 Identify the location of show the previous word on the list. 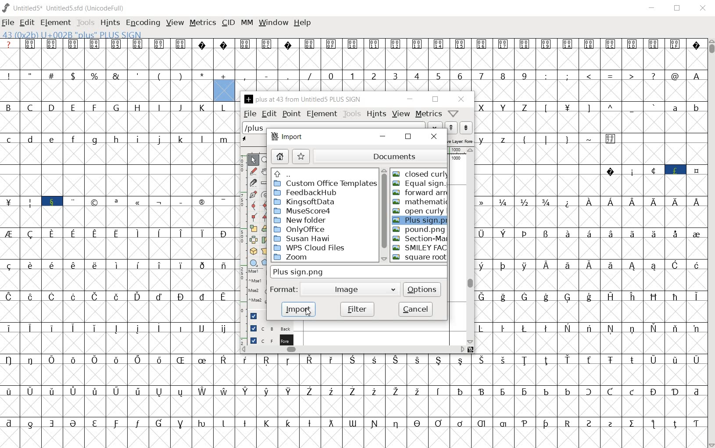
(467, 128).